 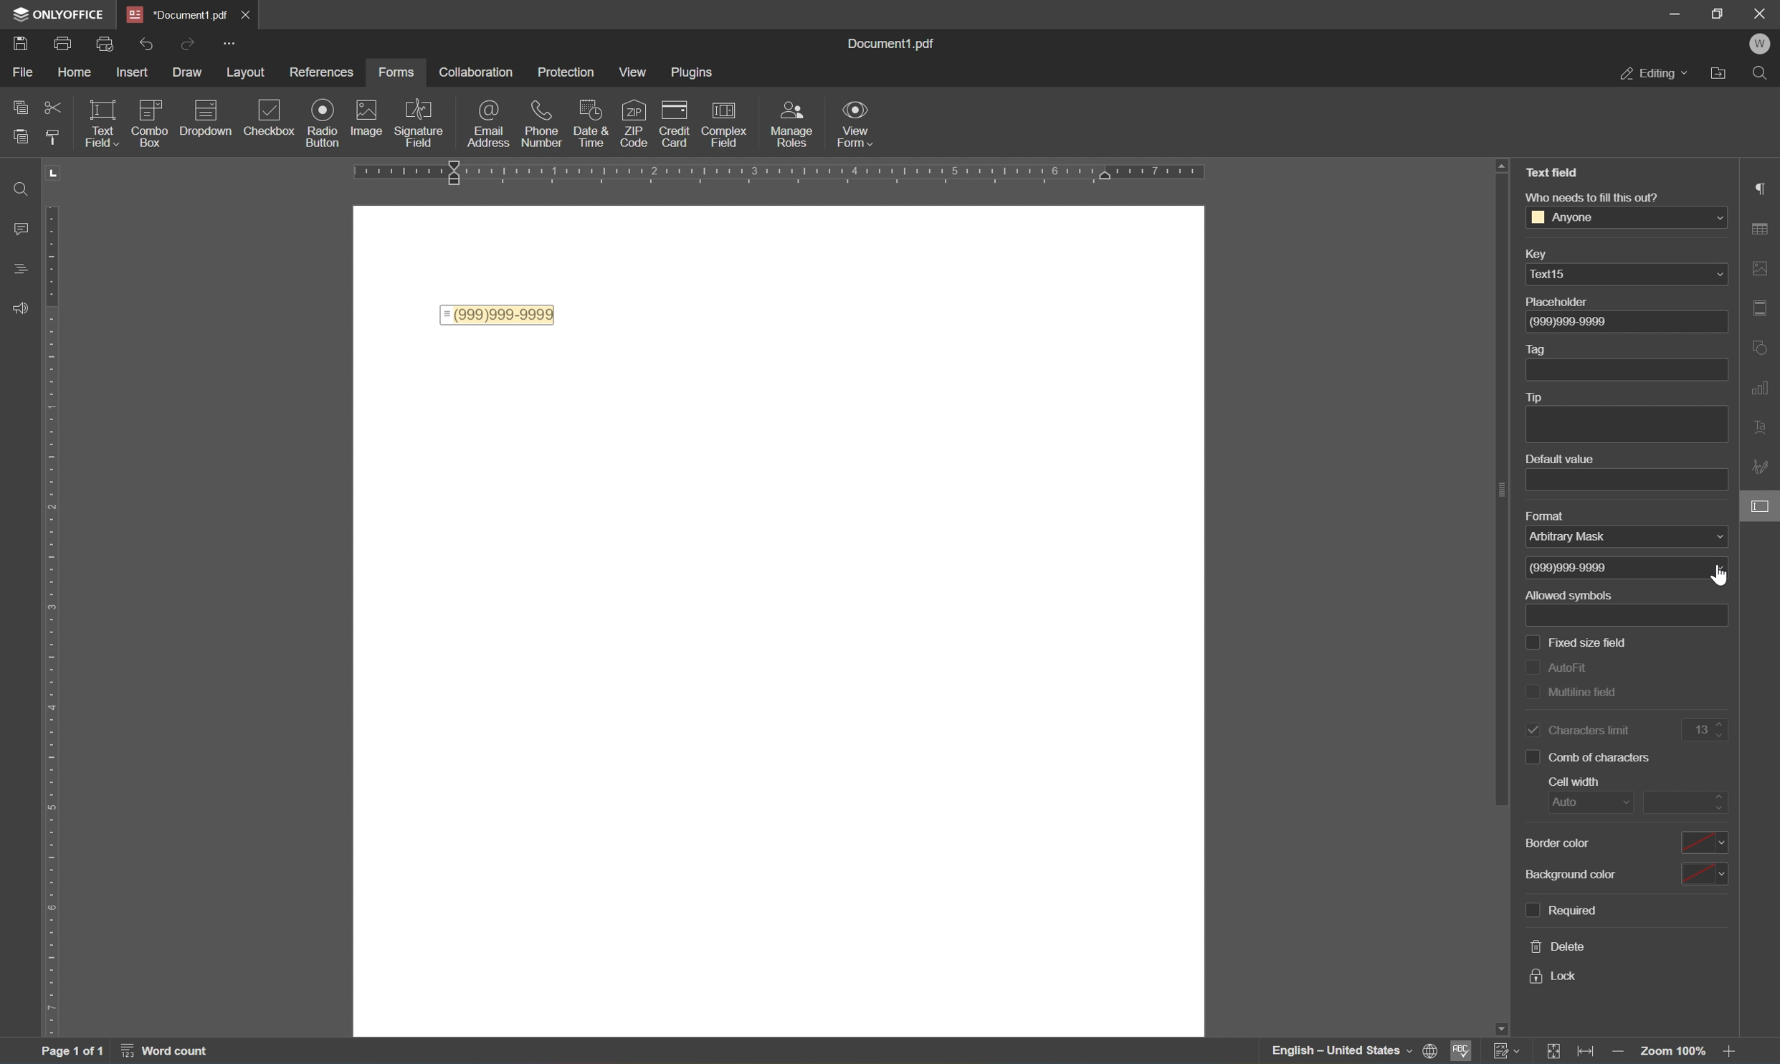 What do you see at coordinates (209, 112) in the screenshot?
I see `dropdown` at bounding box center [209, 112].